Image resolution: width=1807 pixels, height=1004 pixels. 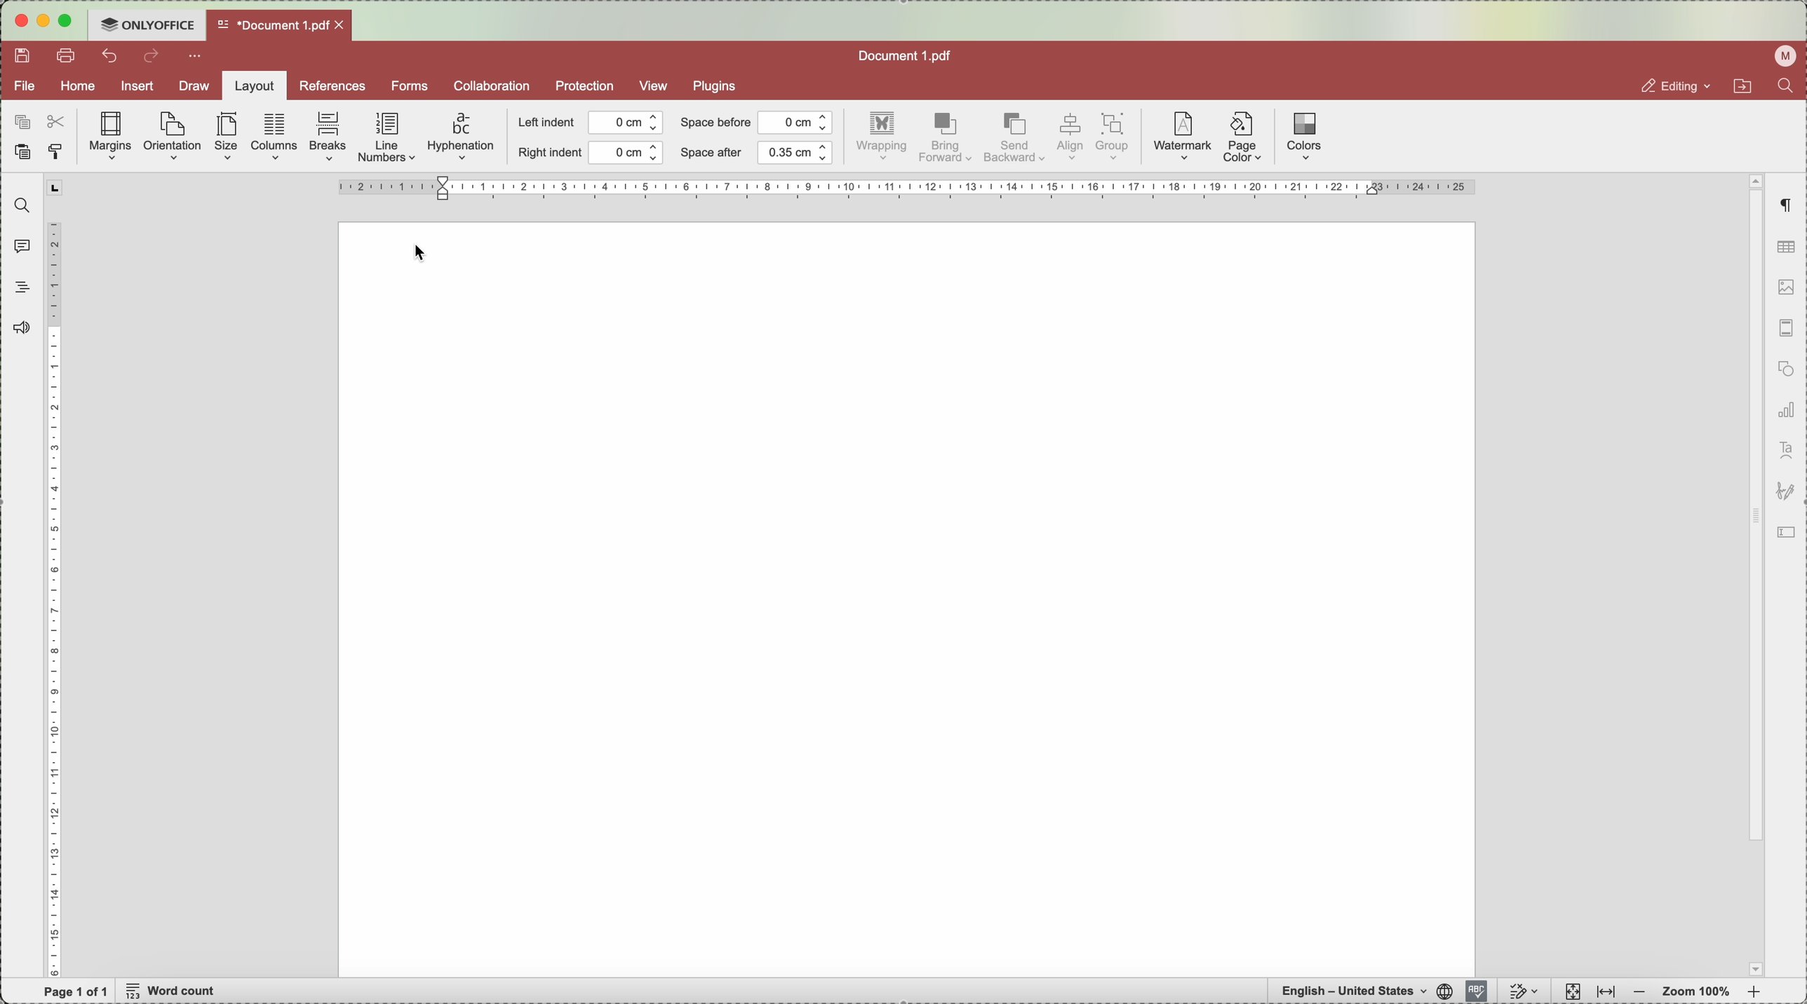 I want to click on feedback and support, so click(x=24, y=327).